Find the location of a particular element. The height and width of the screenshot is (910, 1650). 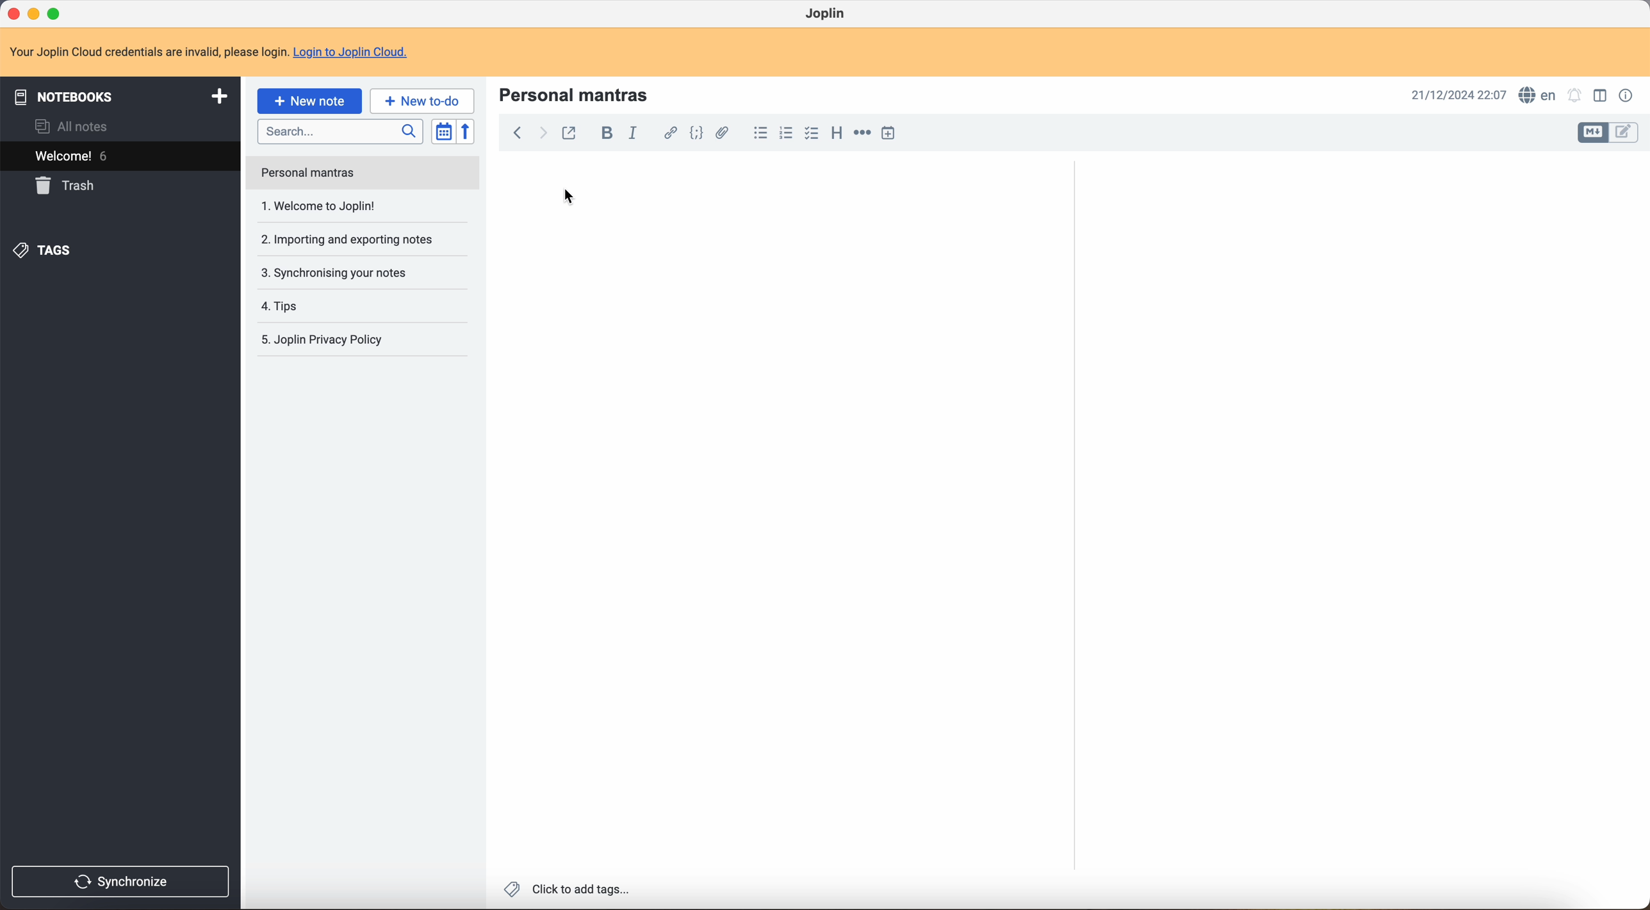

reverse sort order is located at coordinates (466, 133).